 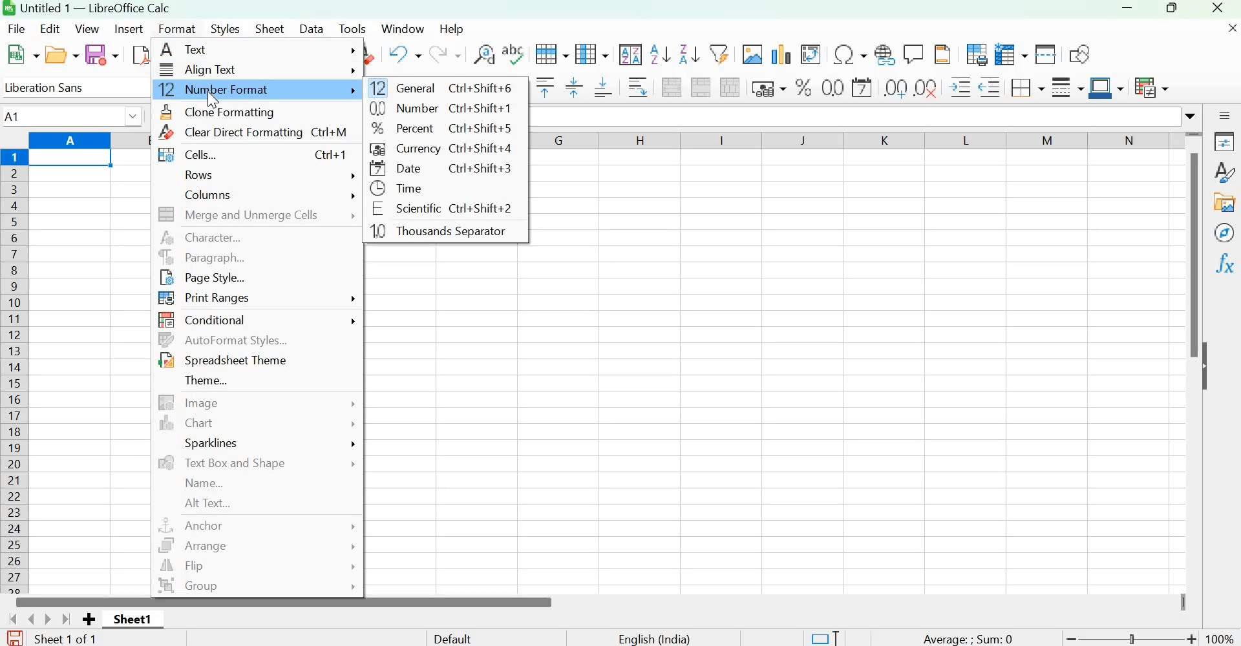 What do you see at coordinates (689, 54) in the screenshot?
I see `Sort descending` at bounding box center [689, 54].